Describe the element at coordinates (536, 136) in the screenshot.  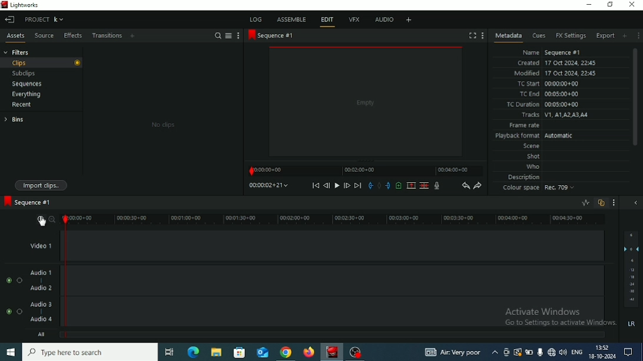
I see `Playback format` at that location.